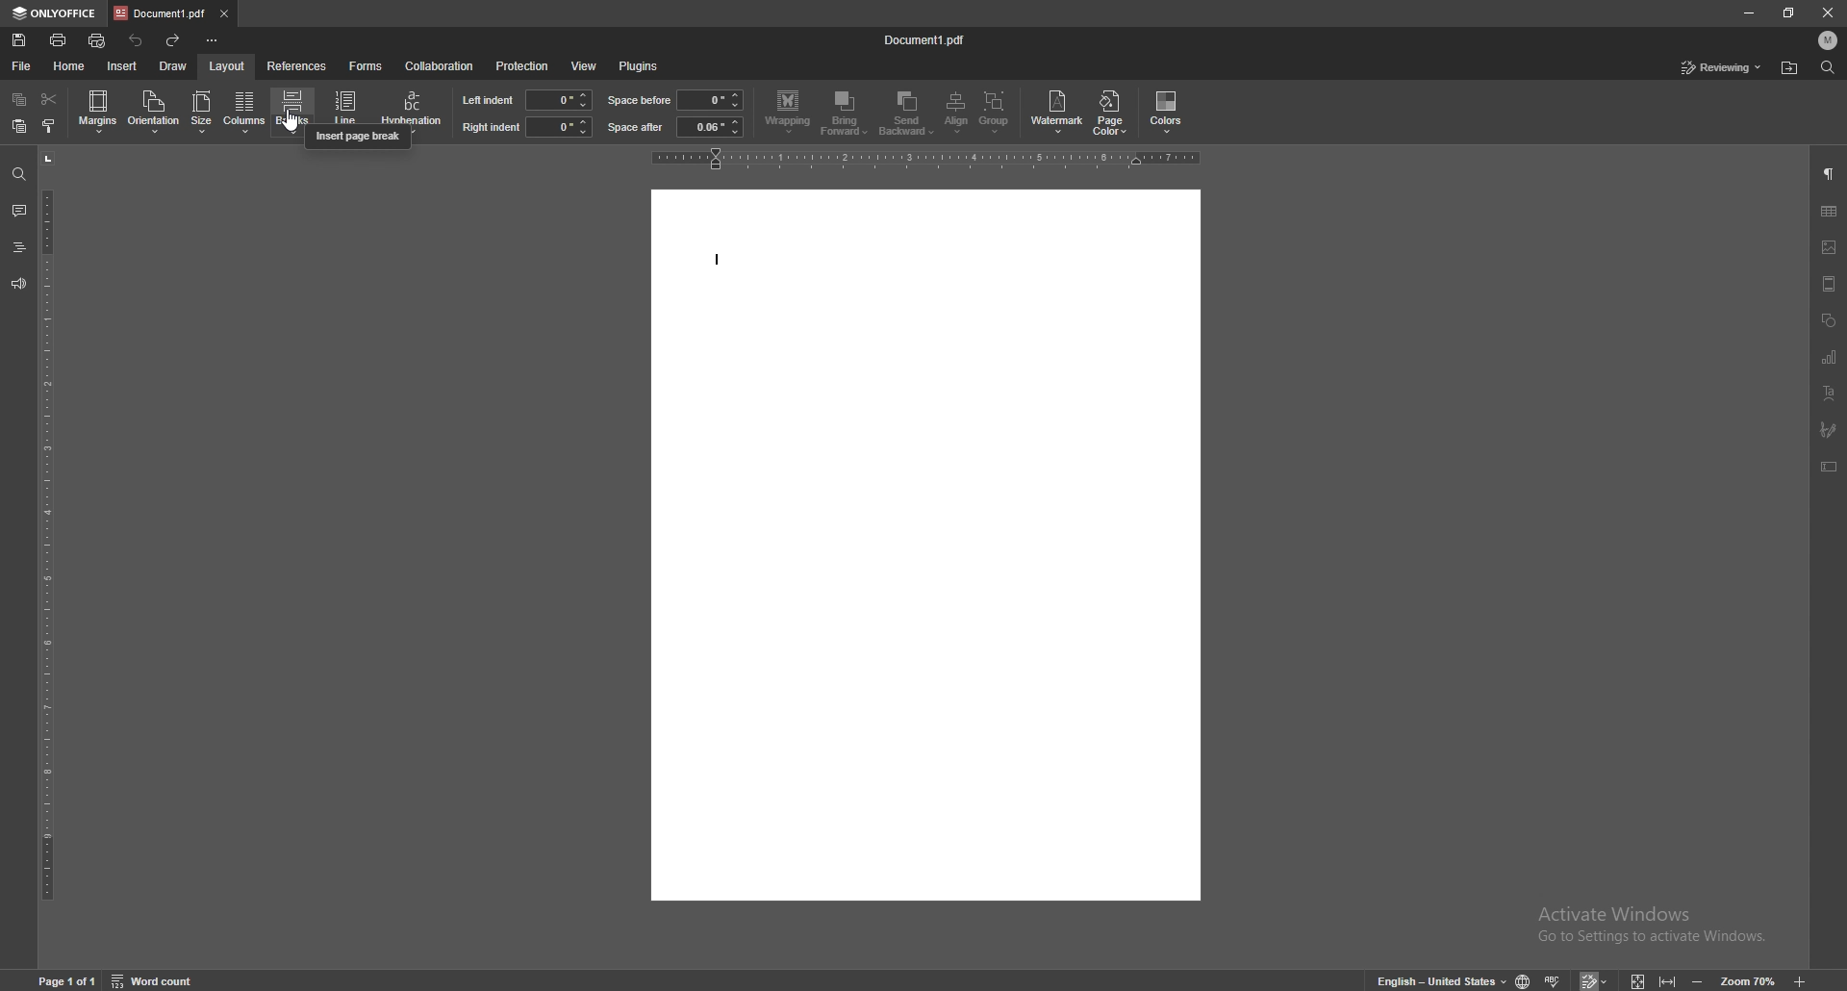 The image size is (1847, 991). I want to click on input right indent, so click(558, 126).